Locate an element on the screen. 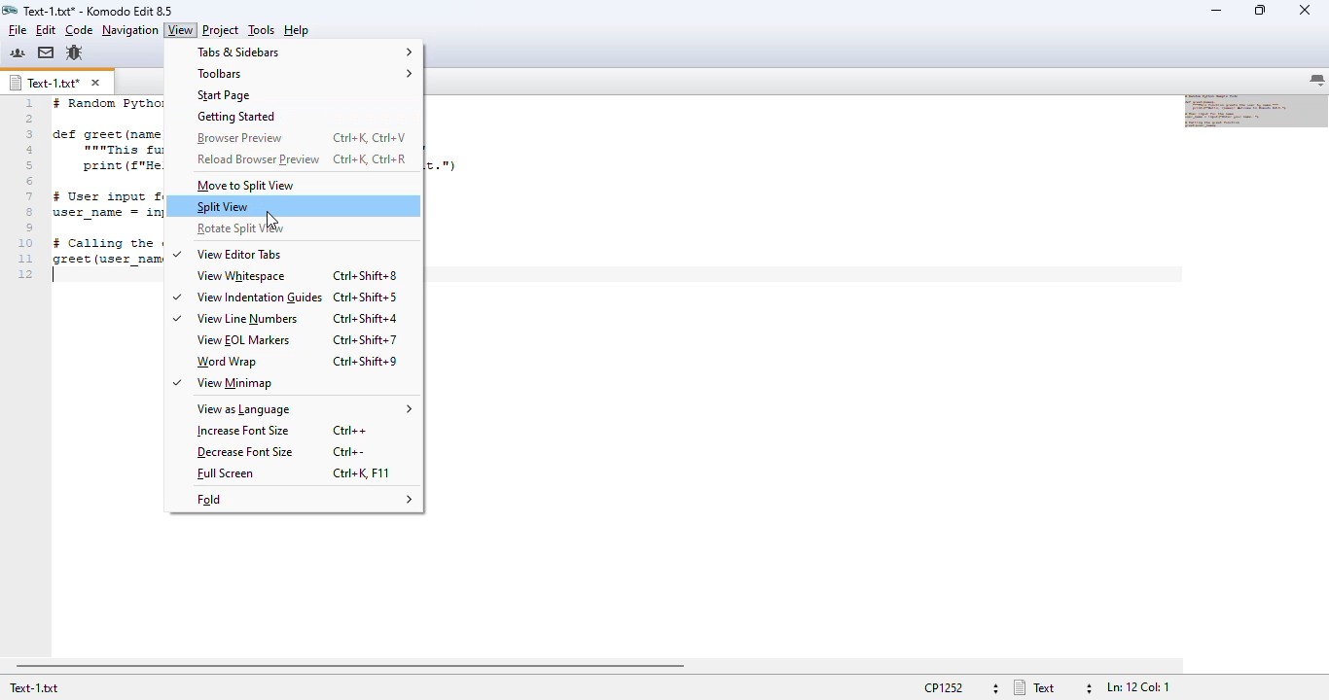  komodo email lists is located at coordinates (46, 52).